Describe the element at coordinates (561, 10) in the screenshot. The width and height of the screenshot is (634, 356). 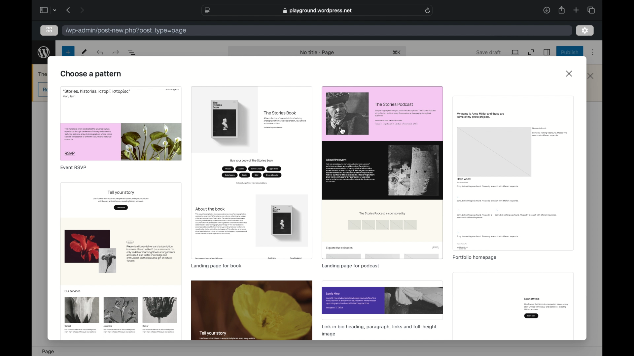
I see `share` at that location.